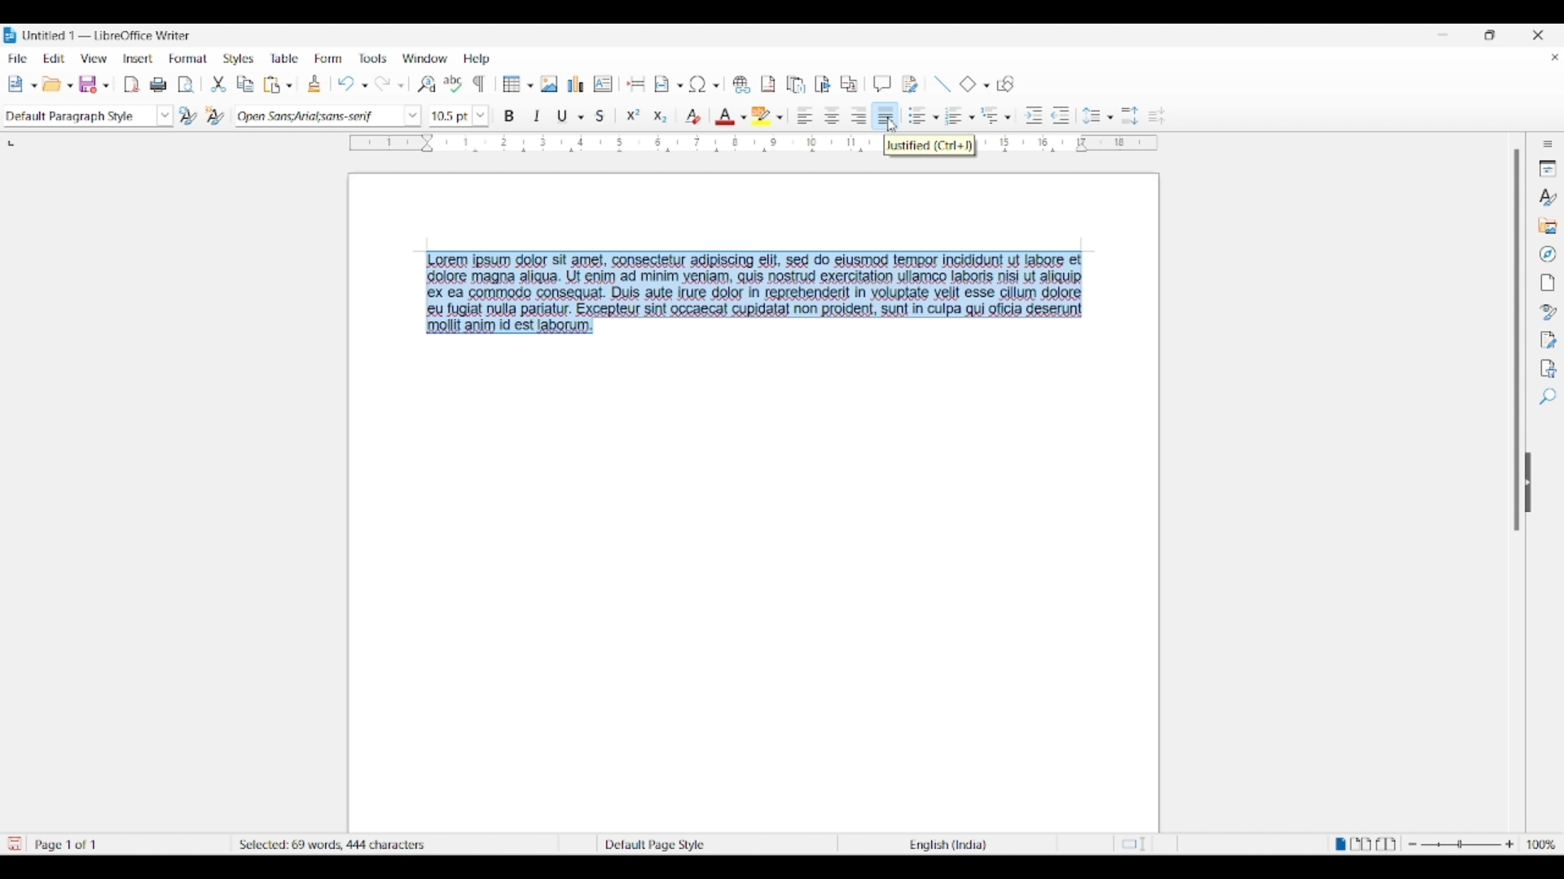 This screenshot has width=1564, height=879. What do you see at coordinates (549, 84) in the screenshot?
I see `Insert image` at bounding box center [549, 84].